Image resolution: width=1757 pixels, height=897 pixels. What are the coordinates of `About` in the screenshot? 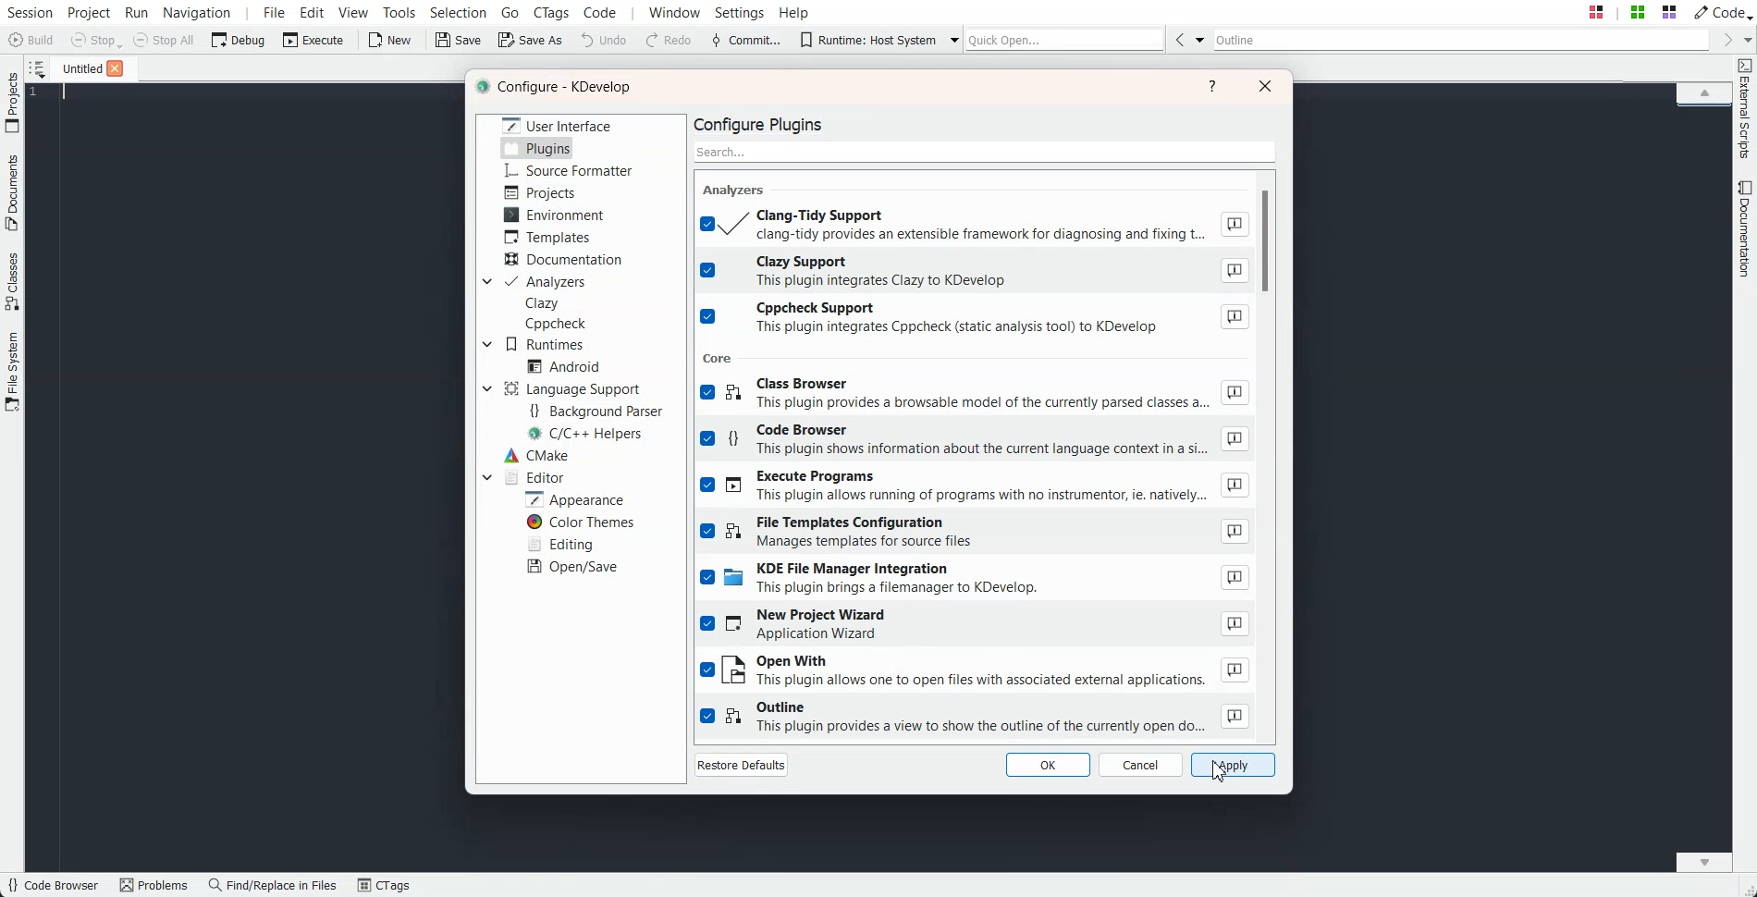 It's located at (1235, 716).